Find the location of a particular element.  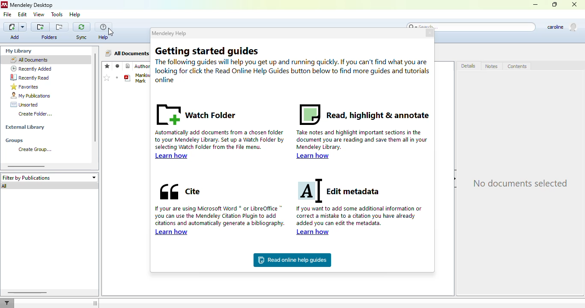

if you are using Microsoft word or LibreOffice you can use the mendeley citation plugin to add citations and automatically generate a bibliography. is located at coordinates (220, 215).